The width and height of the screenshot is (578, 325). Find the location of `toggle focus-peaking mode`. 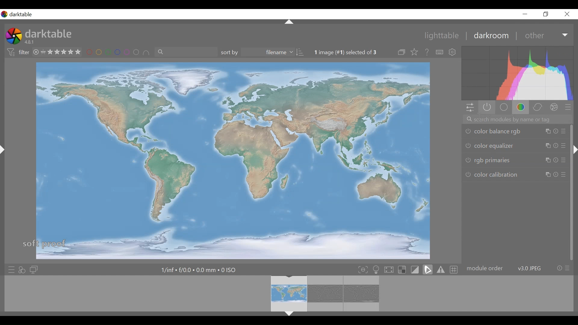

toggle focus-peaking mode is located at coordinates (363, 270).